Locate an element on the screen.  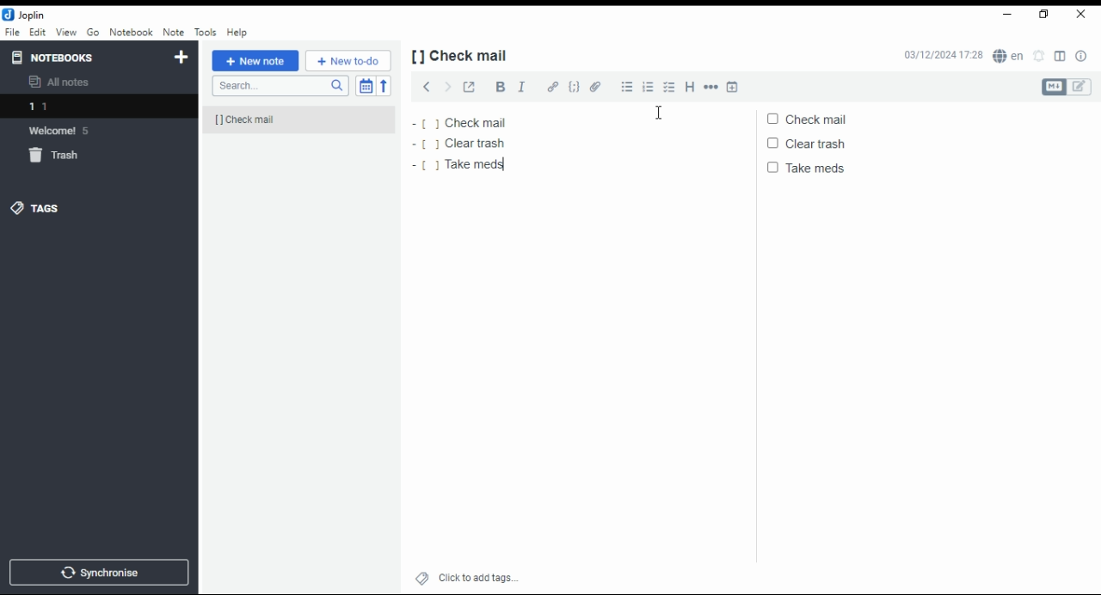
New to-do is located at coordinates (348, 60).